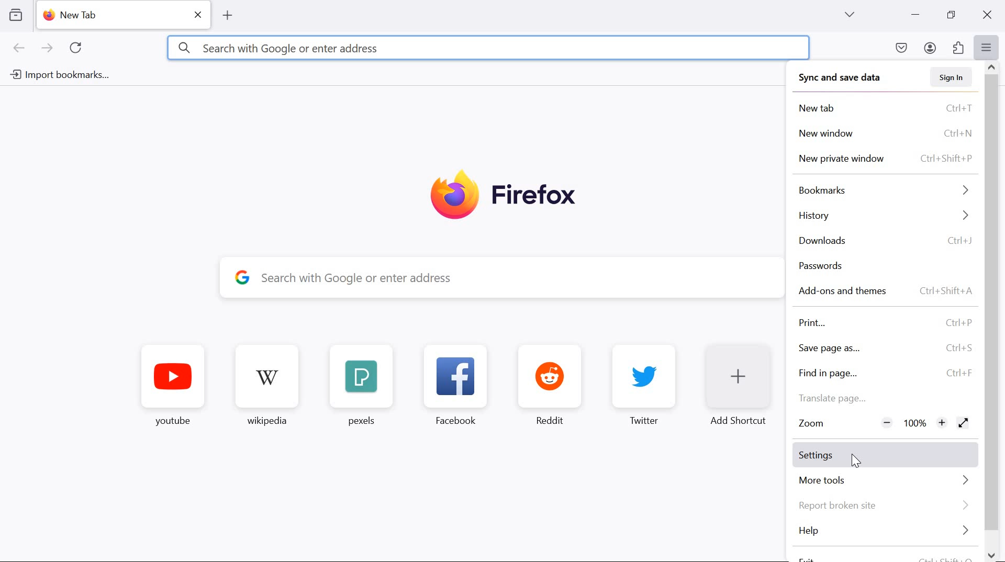  I want to click on scrollbar, so click(995, 311).